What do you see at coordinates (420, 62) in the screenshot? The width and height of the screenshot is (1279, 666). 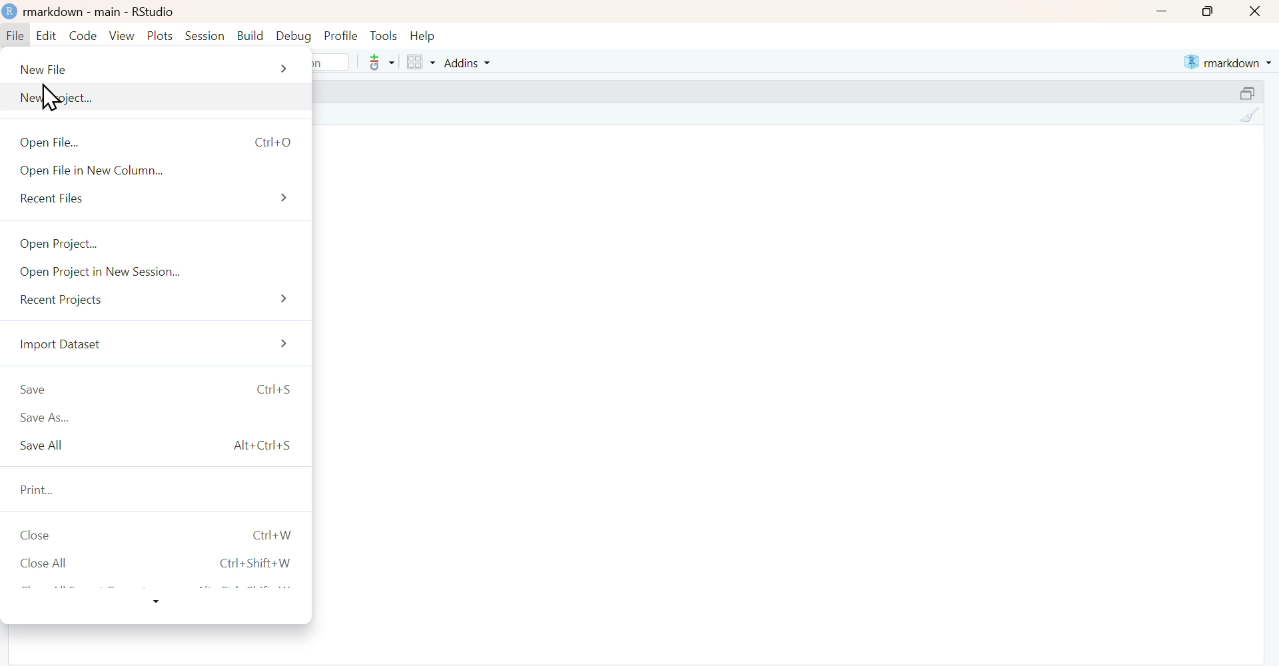 I see `workspace panes` at bounding box center [420, 62].